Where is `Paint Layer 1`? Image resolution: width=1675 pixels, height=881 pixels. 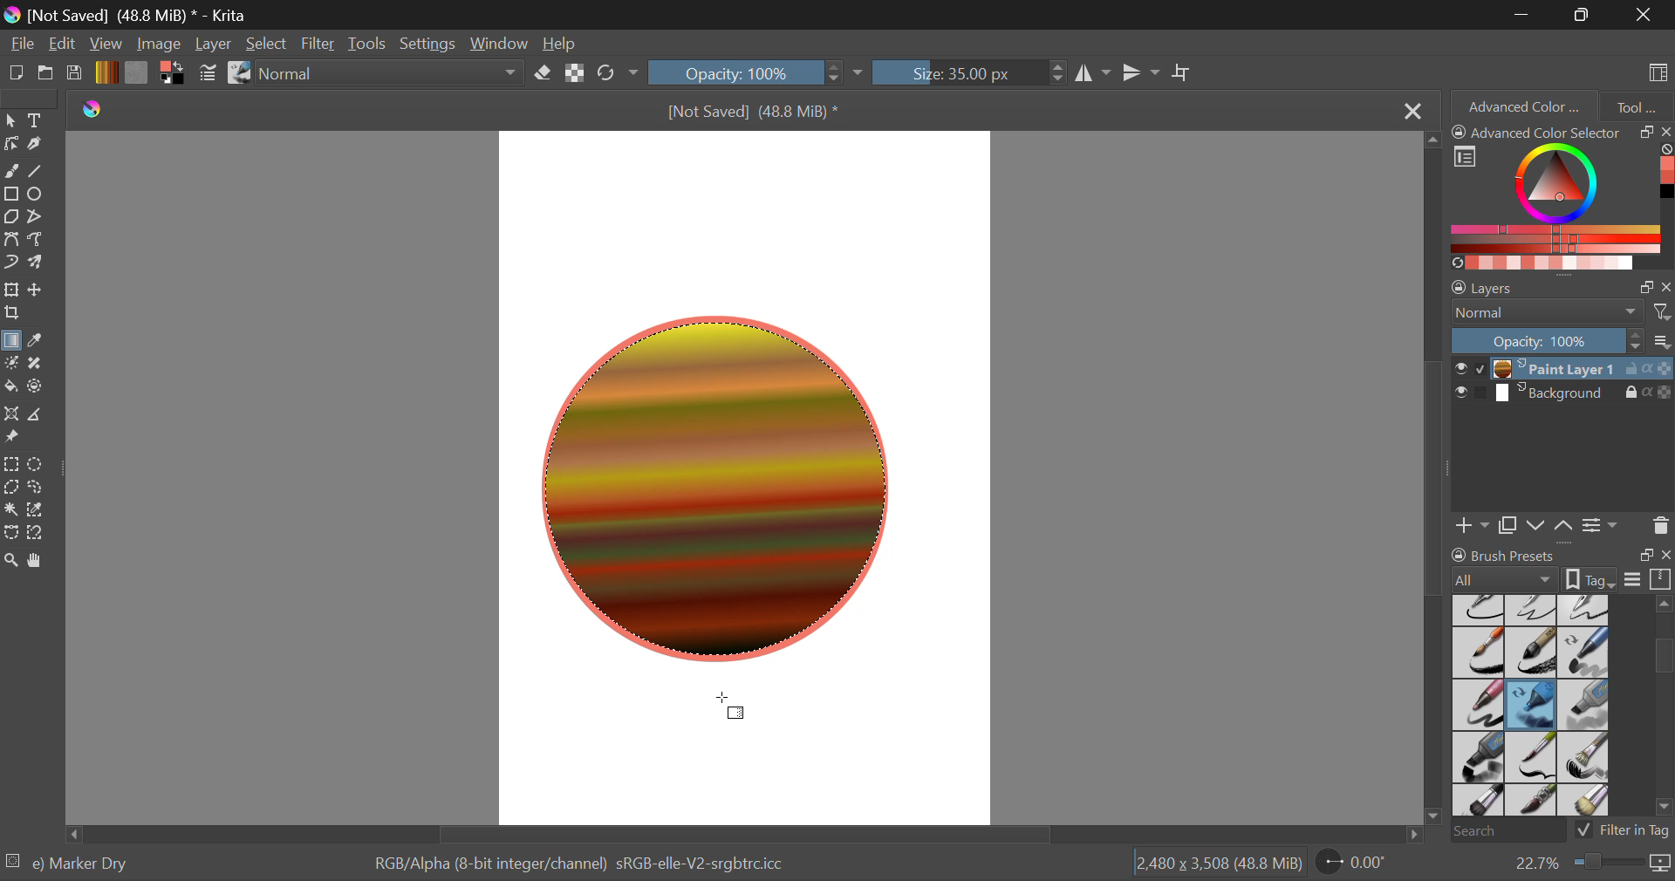 Paint Layer 1 is located at coordinates (1563, 367).